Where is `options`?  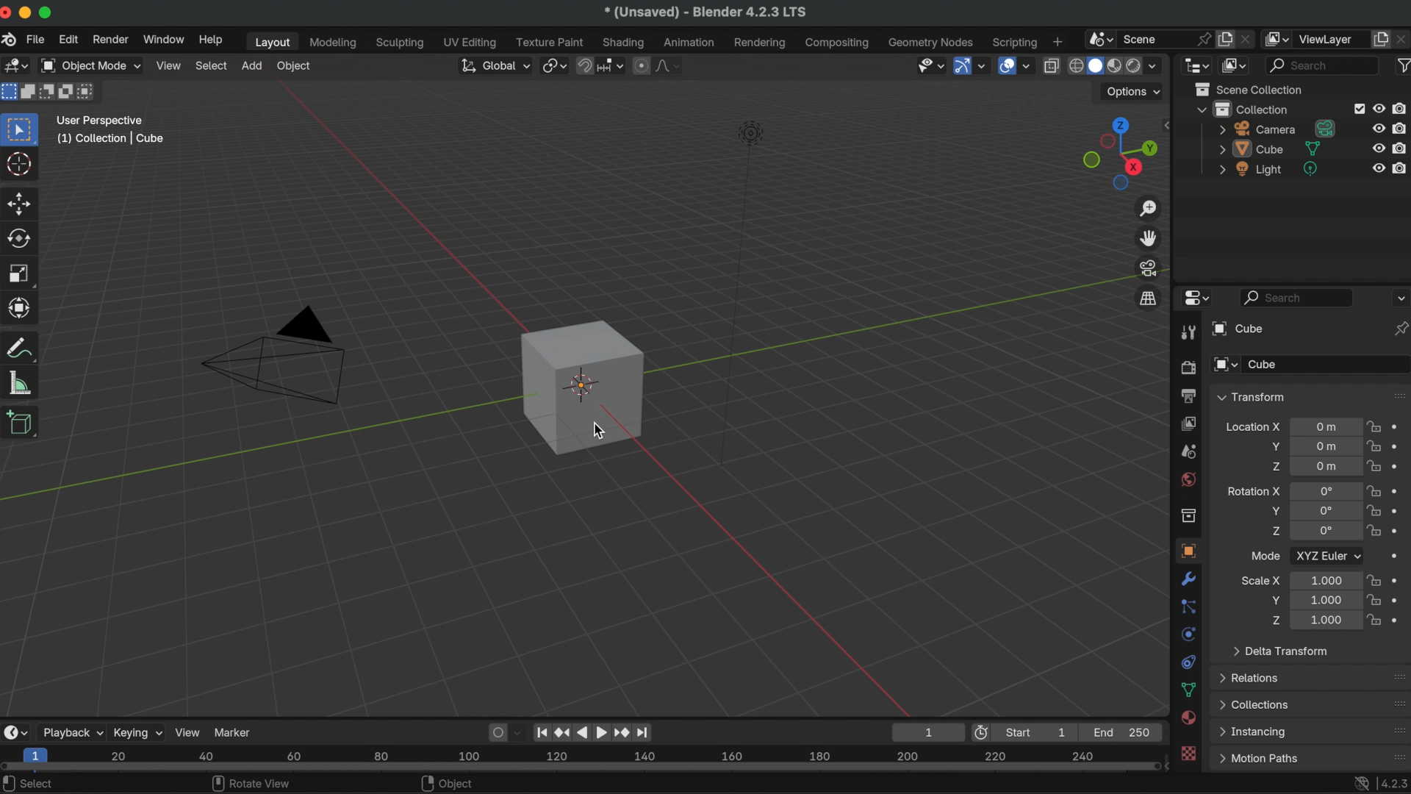
options is located at coordinates (1135, 92).